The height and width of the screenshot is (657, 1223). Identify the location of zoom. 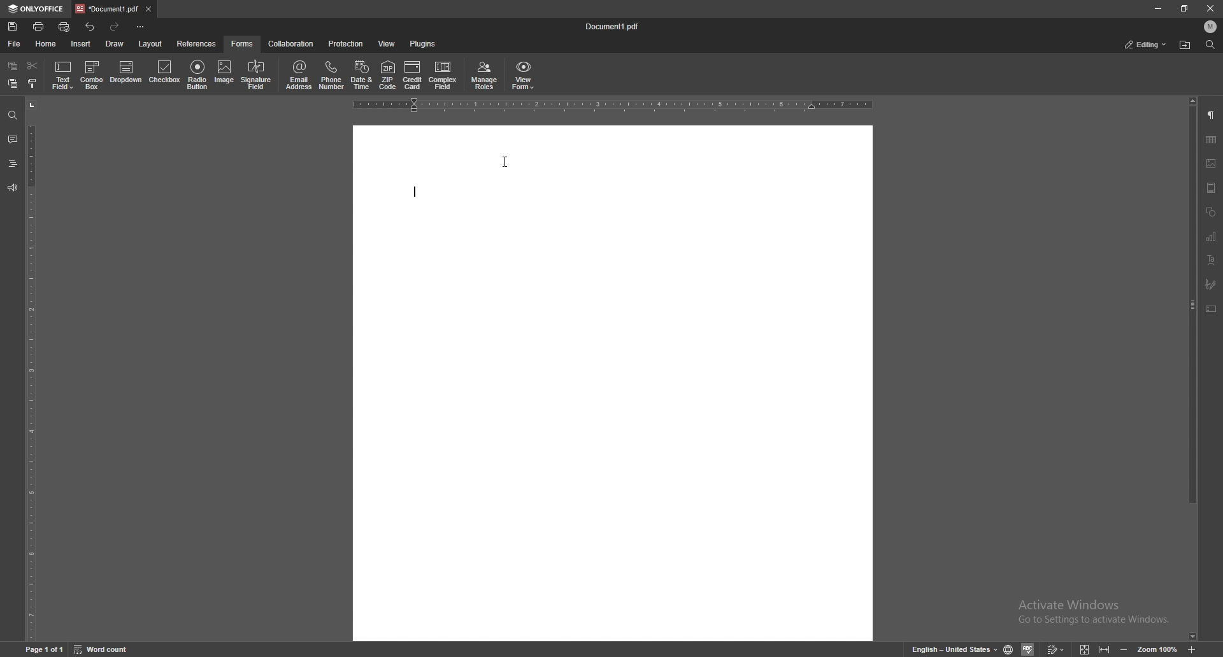
(1159, 649).